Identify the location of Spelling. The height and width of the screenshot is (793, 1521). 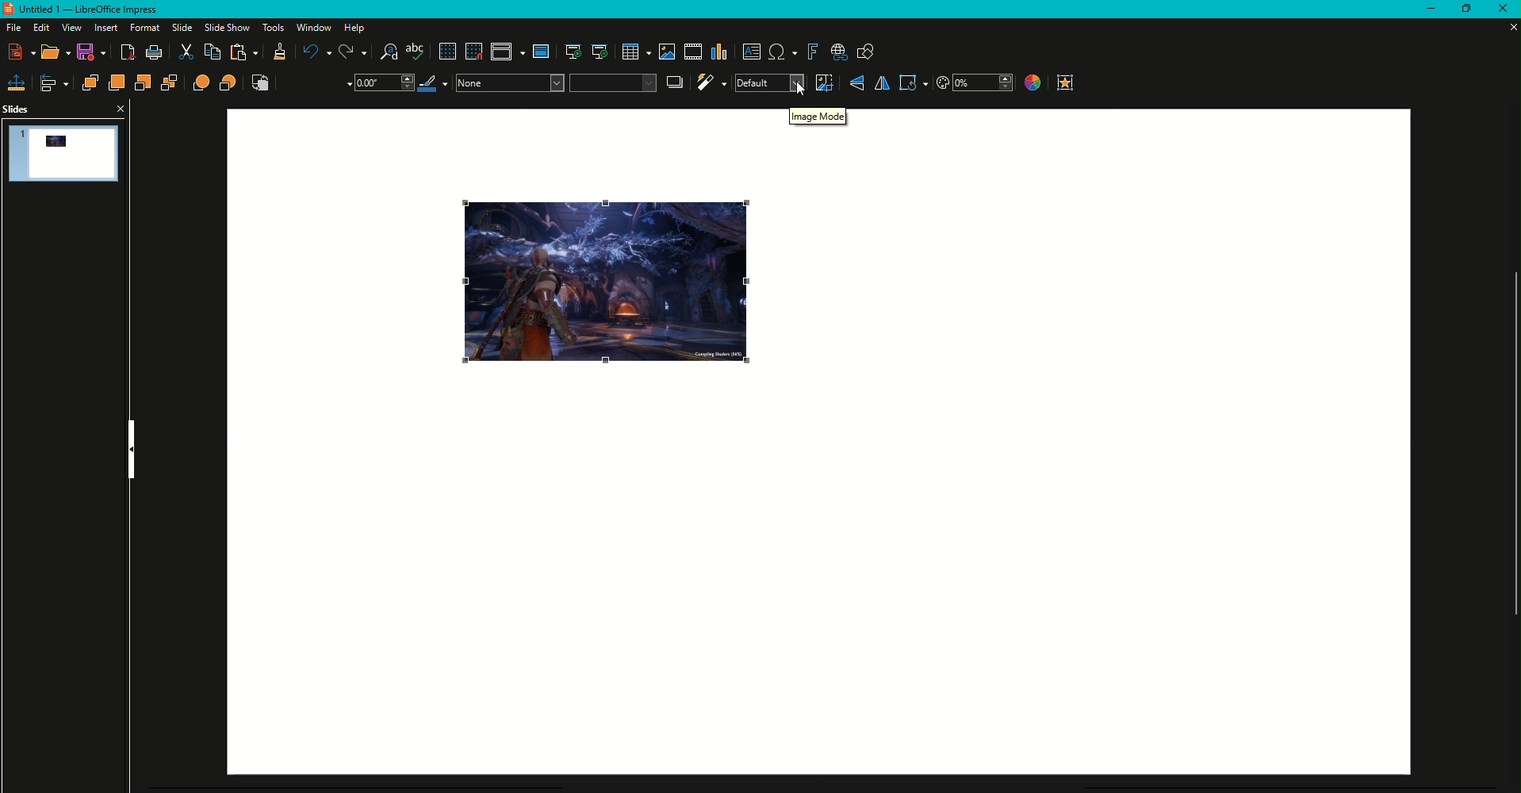
(416, 52).